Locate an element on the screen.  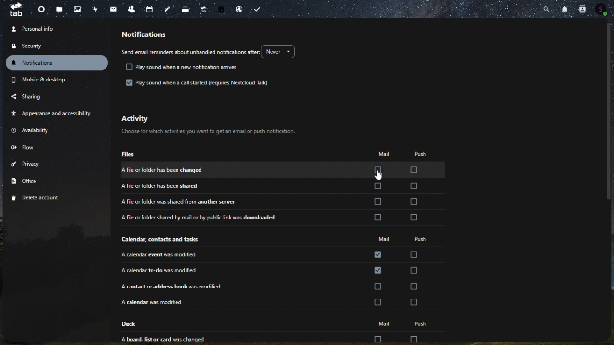
push is located at coordinates (424, 323).